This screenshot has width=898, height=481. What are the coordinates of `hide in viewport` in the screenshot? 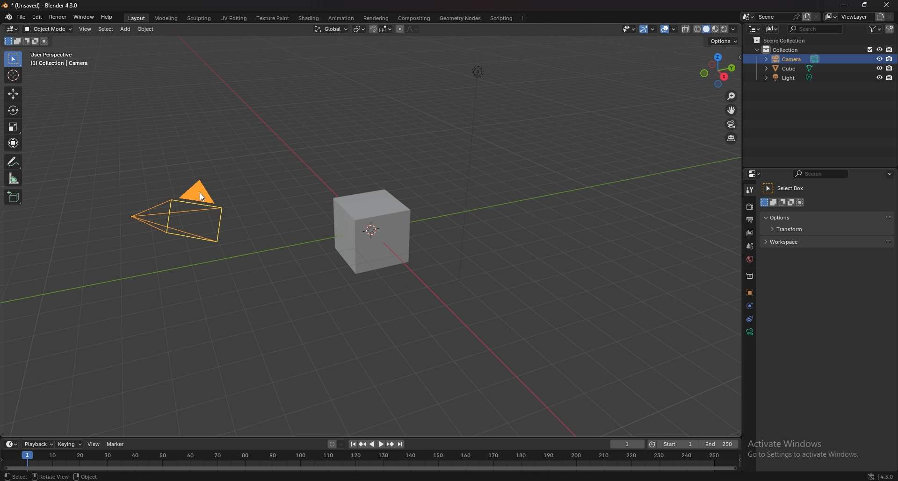 It's located at (877, 78).